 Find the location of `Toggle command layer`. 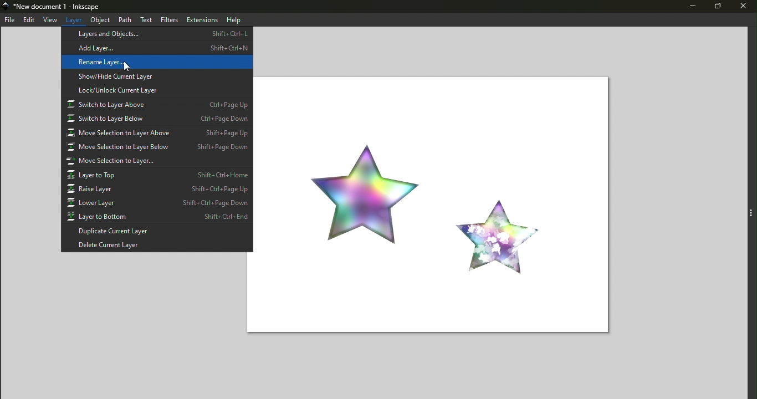

Toggle command layer is located at coordinates (751, 211).